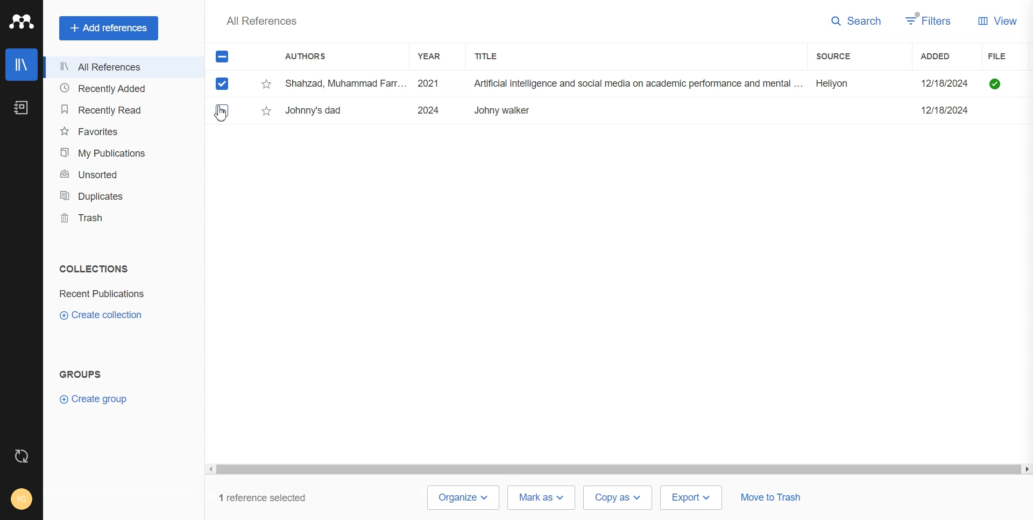 The image size is (1033, 520). I want to click on Unsorted, so click(120, 174).